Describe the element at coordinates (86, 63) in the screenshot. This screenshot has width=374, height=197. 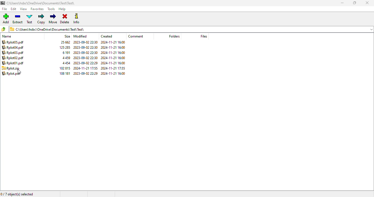
I see `2023-09-02 22:29` at that location.